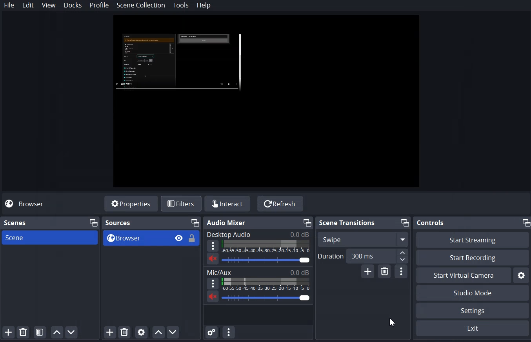 Image resolution: width=531 pixels, height=342 pixels. I want to click on Add Configurable Transition, so click(367, 271).